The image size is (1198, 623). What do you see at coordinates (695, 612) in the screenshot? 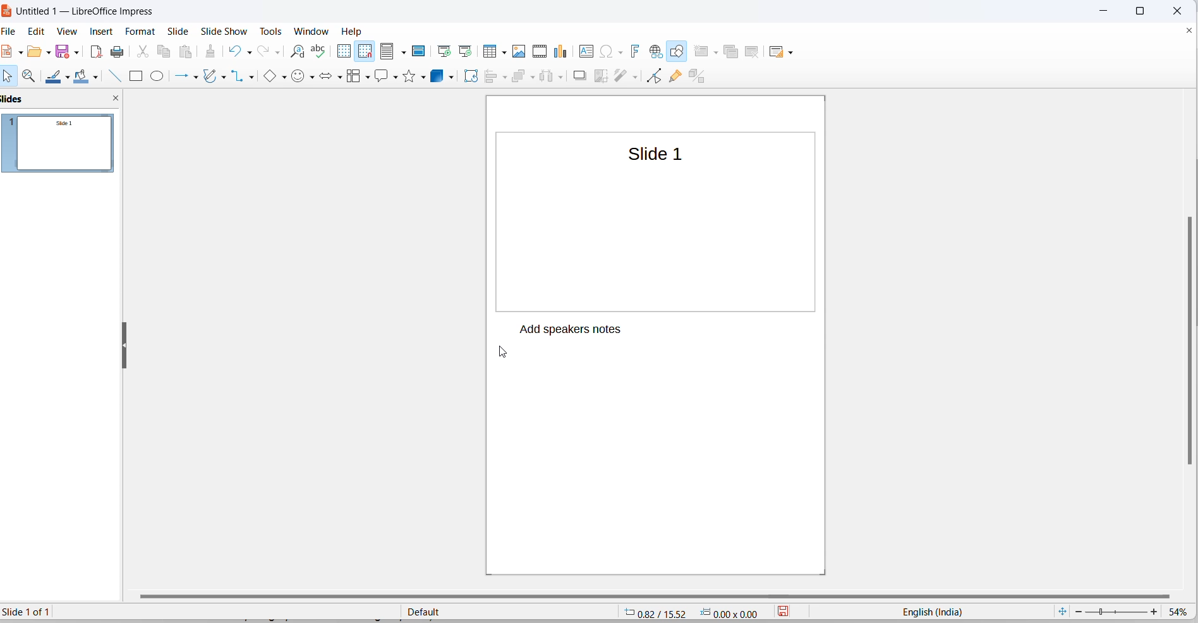
I see `cursor and selection coordinates` at bounding box center [695, 612].